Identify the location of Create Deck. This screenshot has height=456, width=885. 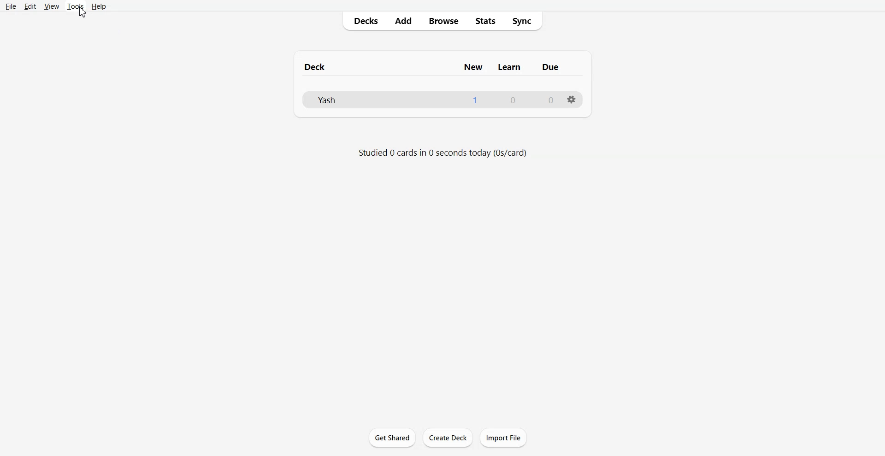
(448, 438).